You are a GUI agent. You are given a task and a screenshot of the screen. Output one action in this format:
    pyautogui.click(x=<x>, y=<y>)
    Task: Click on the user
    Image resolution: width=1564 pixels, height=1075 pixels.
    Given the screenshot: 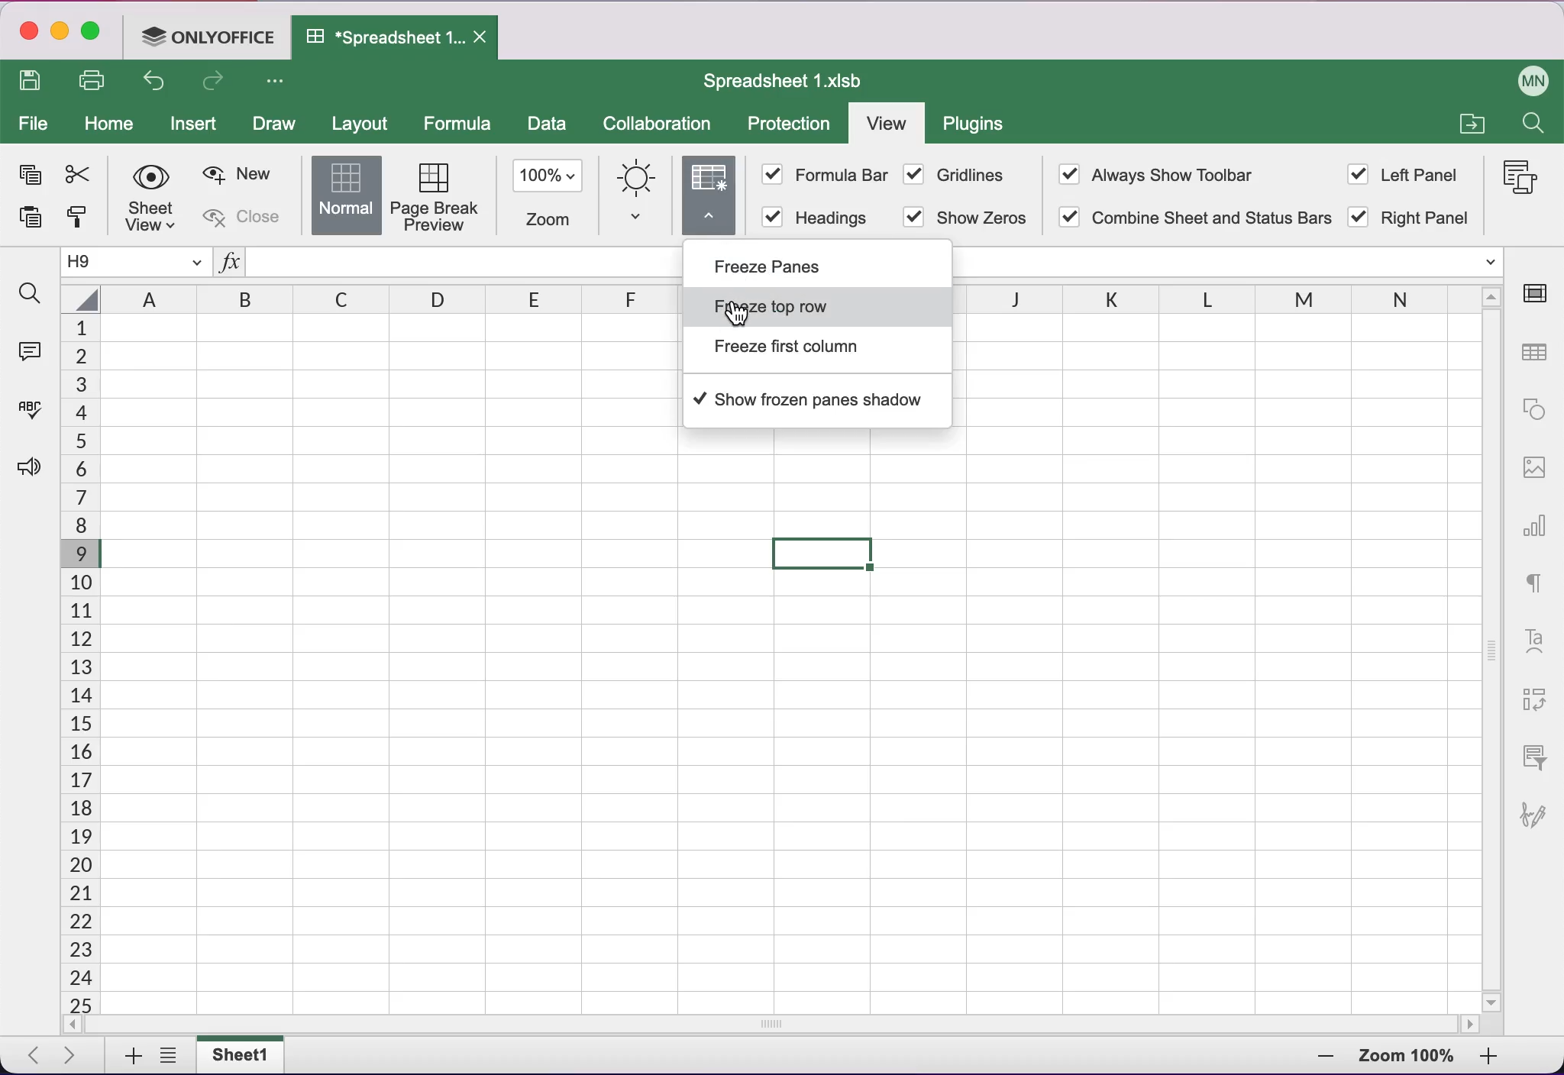 What is the action you would take?
    pyautogui.click(x=1525, y=78)
    